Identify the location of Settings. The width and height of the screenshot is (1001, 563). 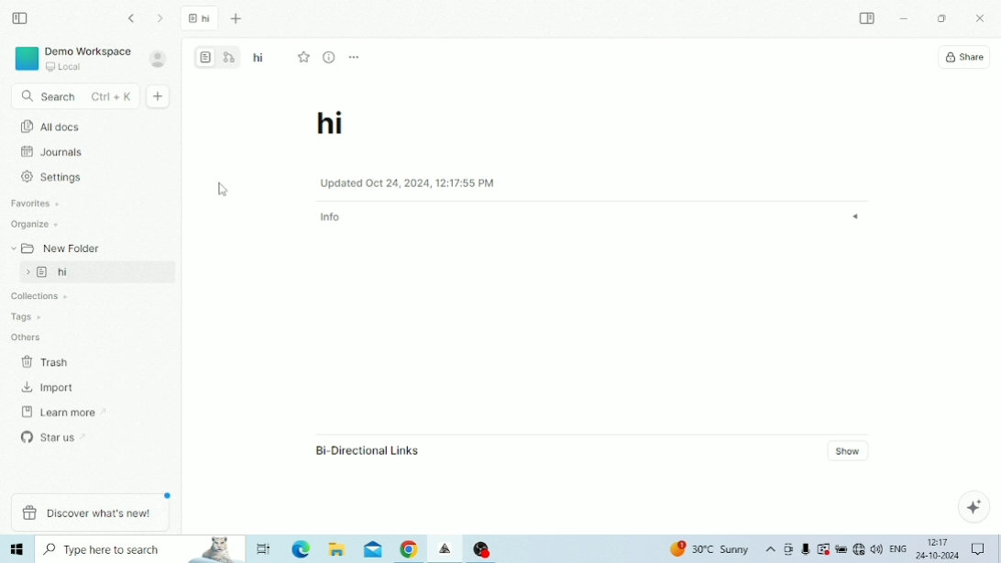
(56, 177).